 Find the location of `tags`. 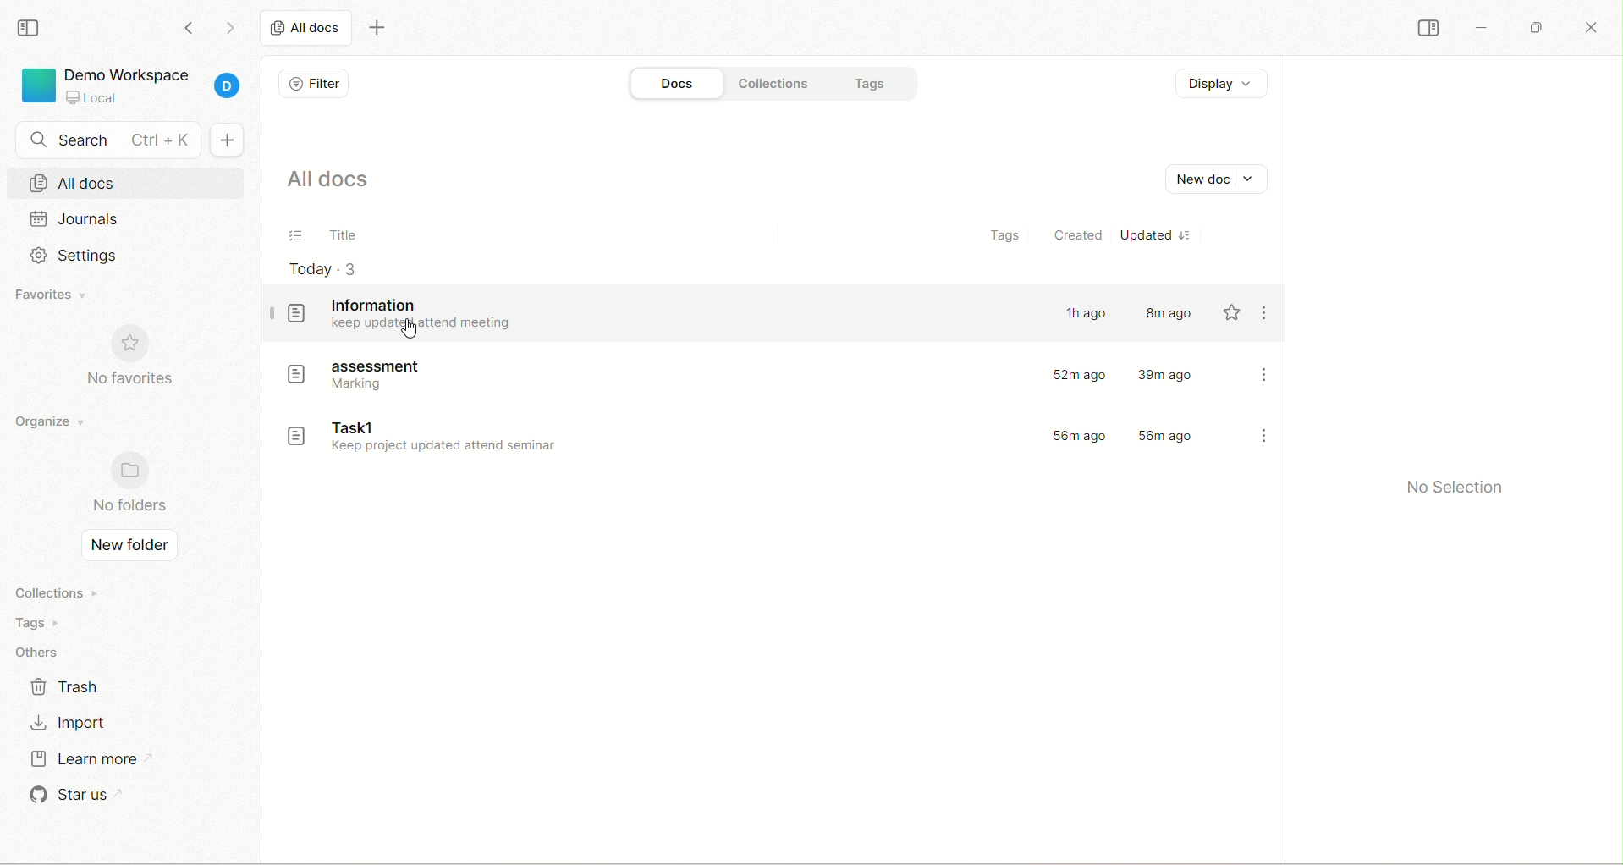

tags is located at coordinates (1006, 235).